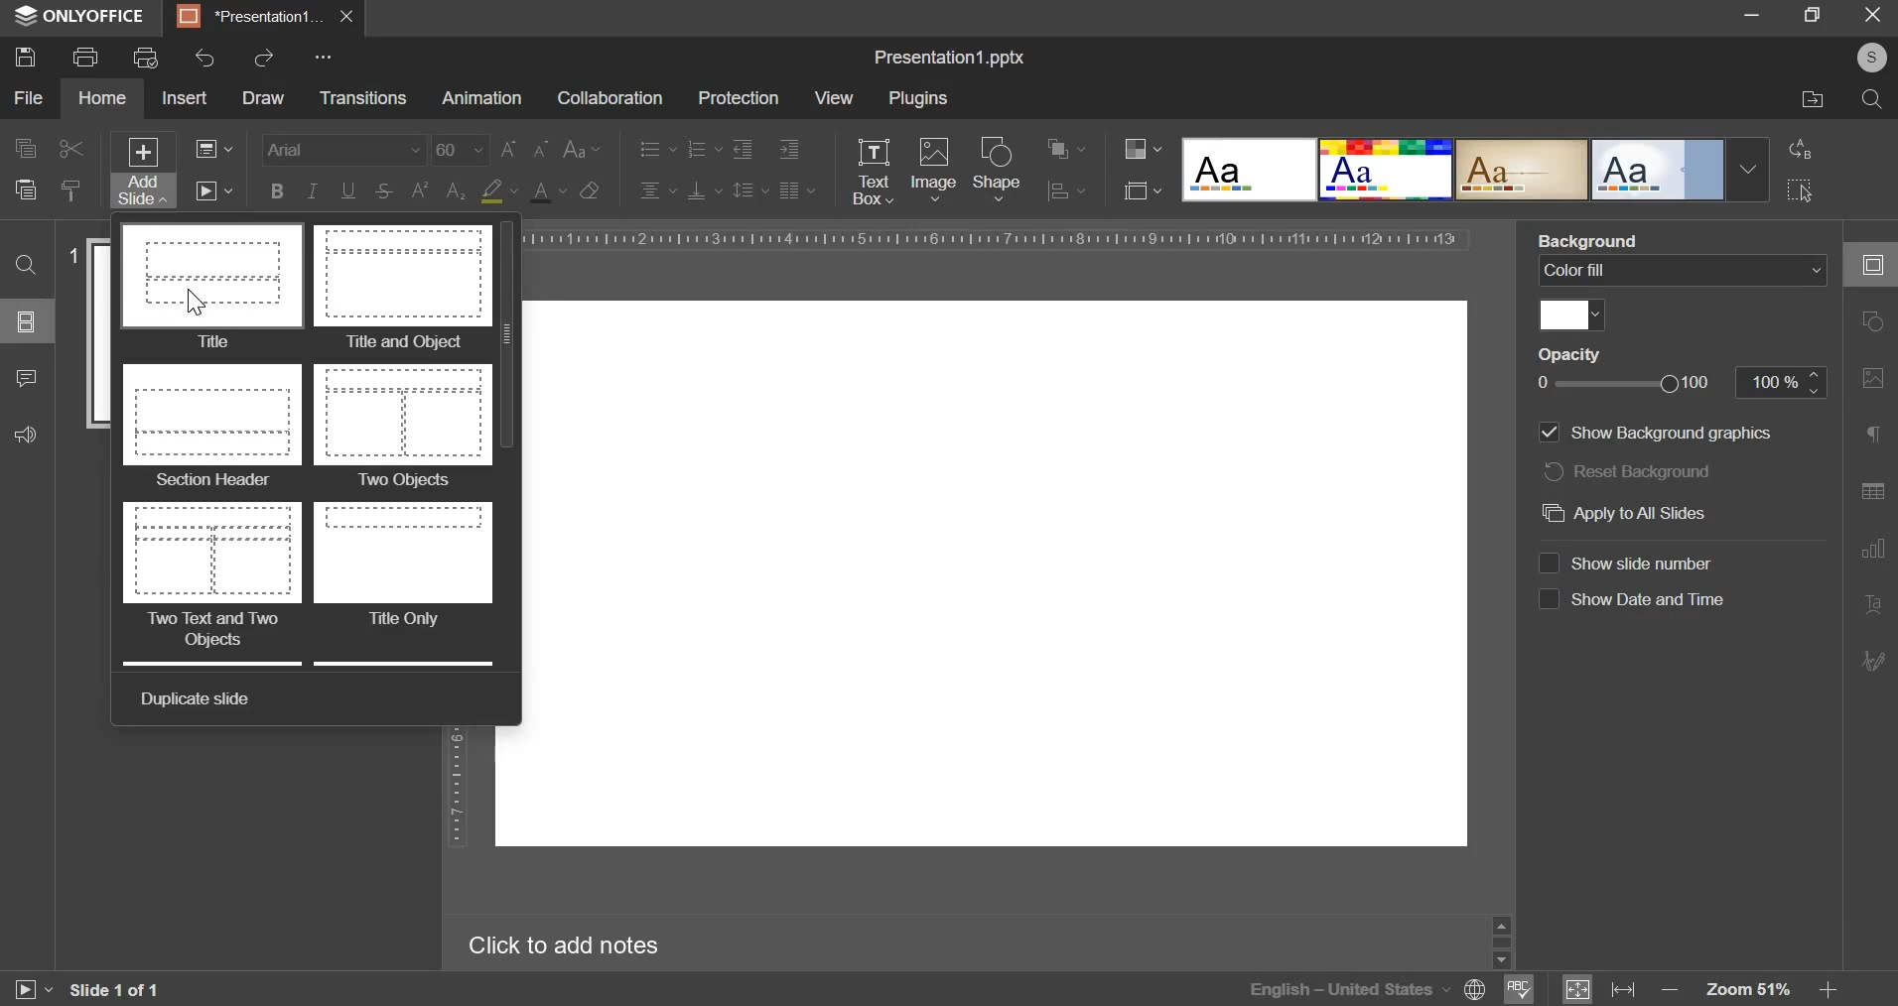 This screenshot has height=1006, width=1898. Describe the element at coordinates (184, 96) in the screenshot. I see `insert` at that location.